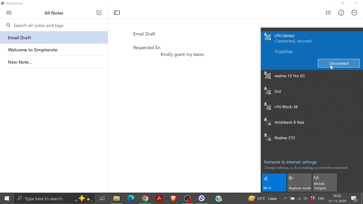 The width and height of the screenshot is (363, 204). I want to click on Note titled "Email Draft", so click(52, 38).